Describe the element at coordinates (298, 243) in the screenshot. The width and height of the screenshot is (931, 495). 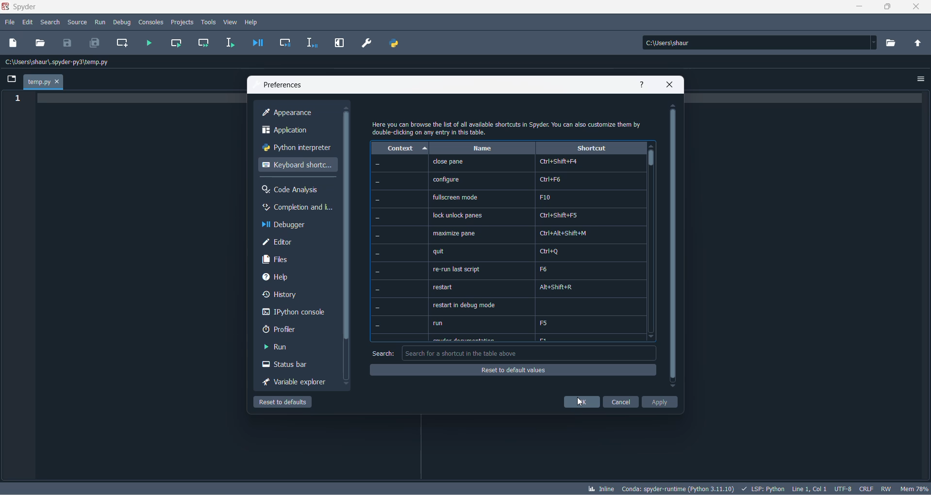
I see `editor` at that location.